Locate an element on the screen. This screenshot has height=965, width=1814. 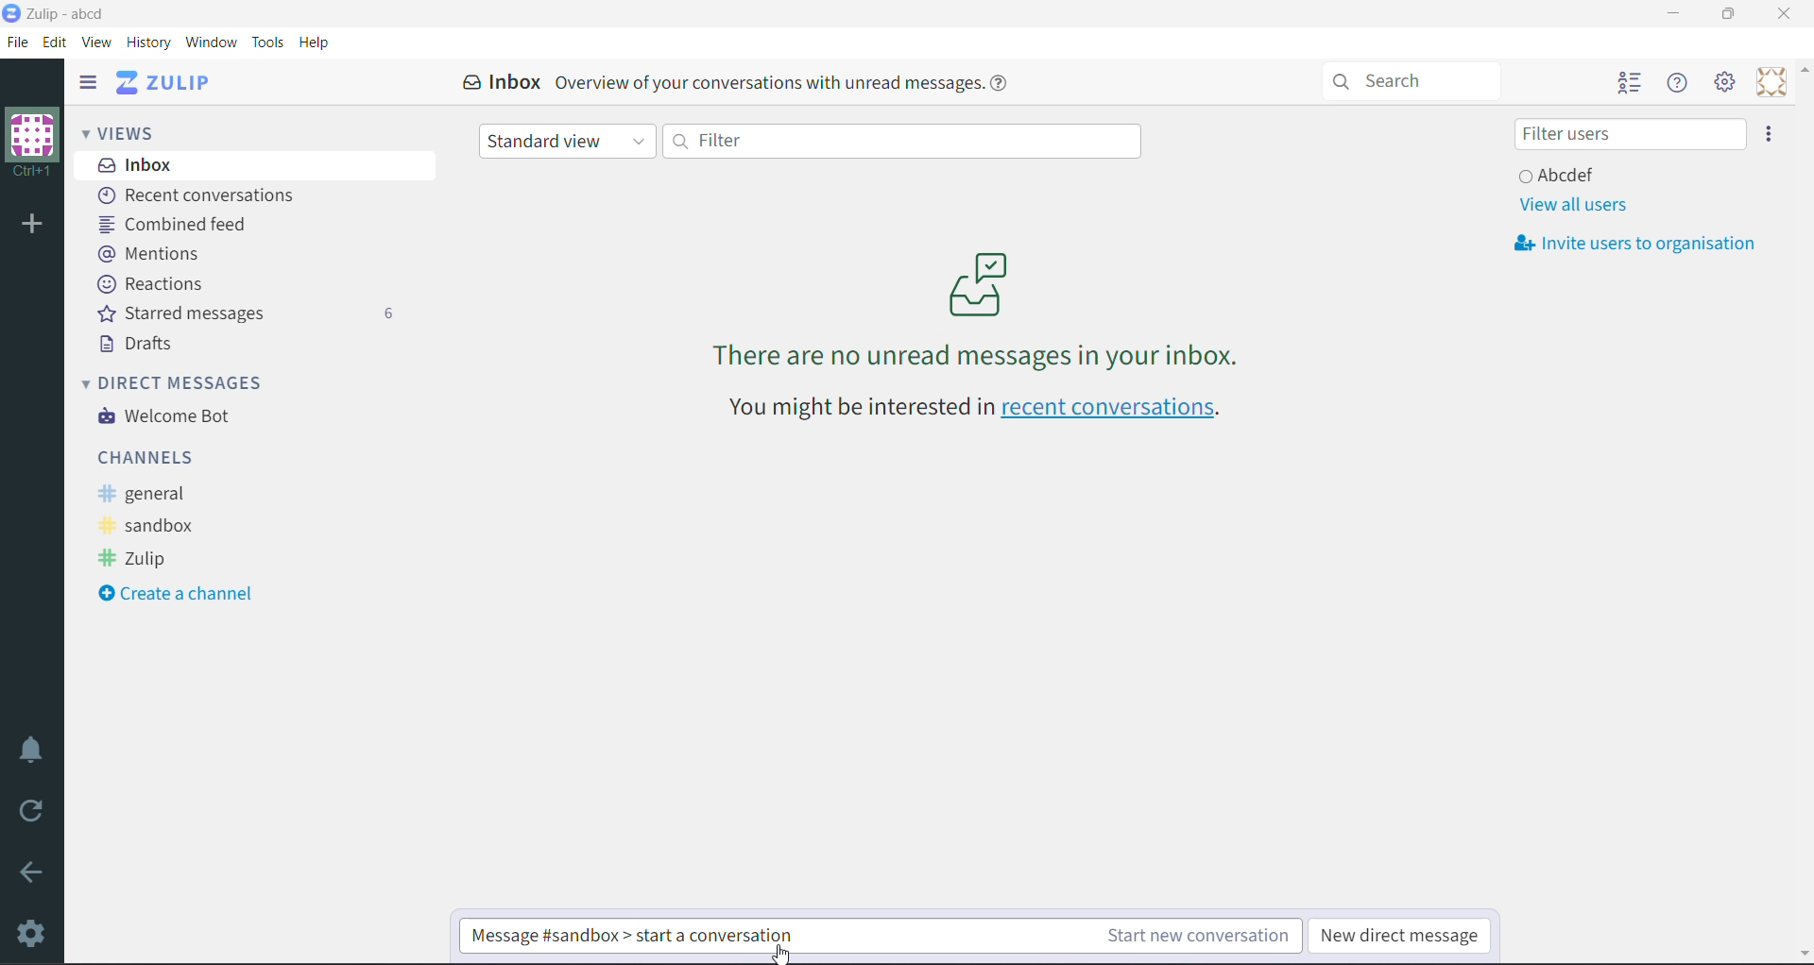
You might be interested in recent conversations - Click link to open recent conversations is located at coordinates (980, 410).